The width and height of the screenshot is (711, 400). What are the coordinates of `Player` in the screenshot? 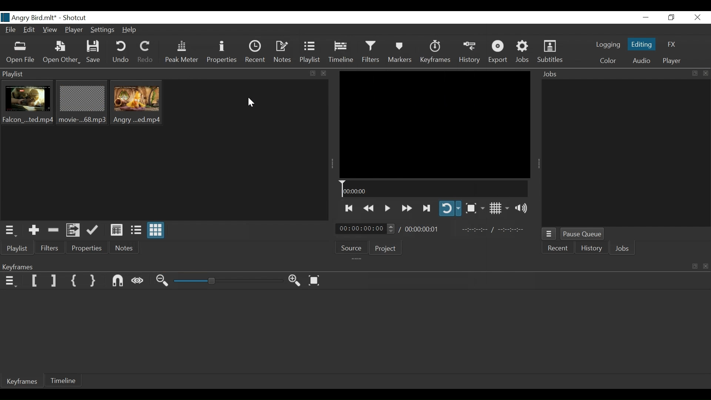 It's located at (670, 61).